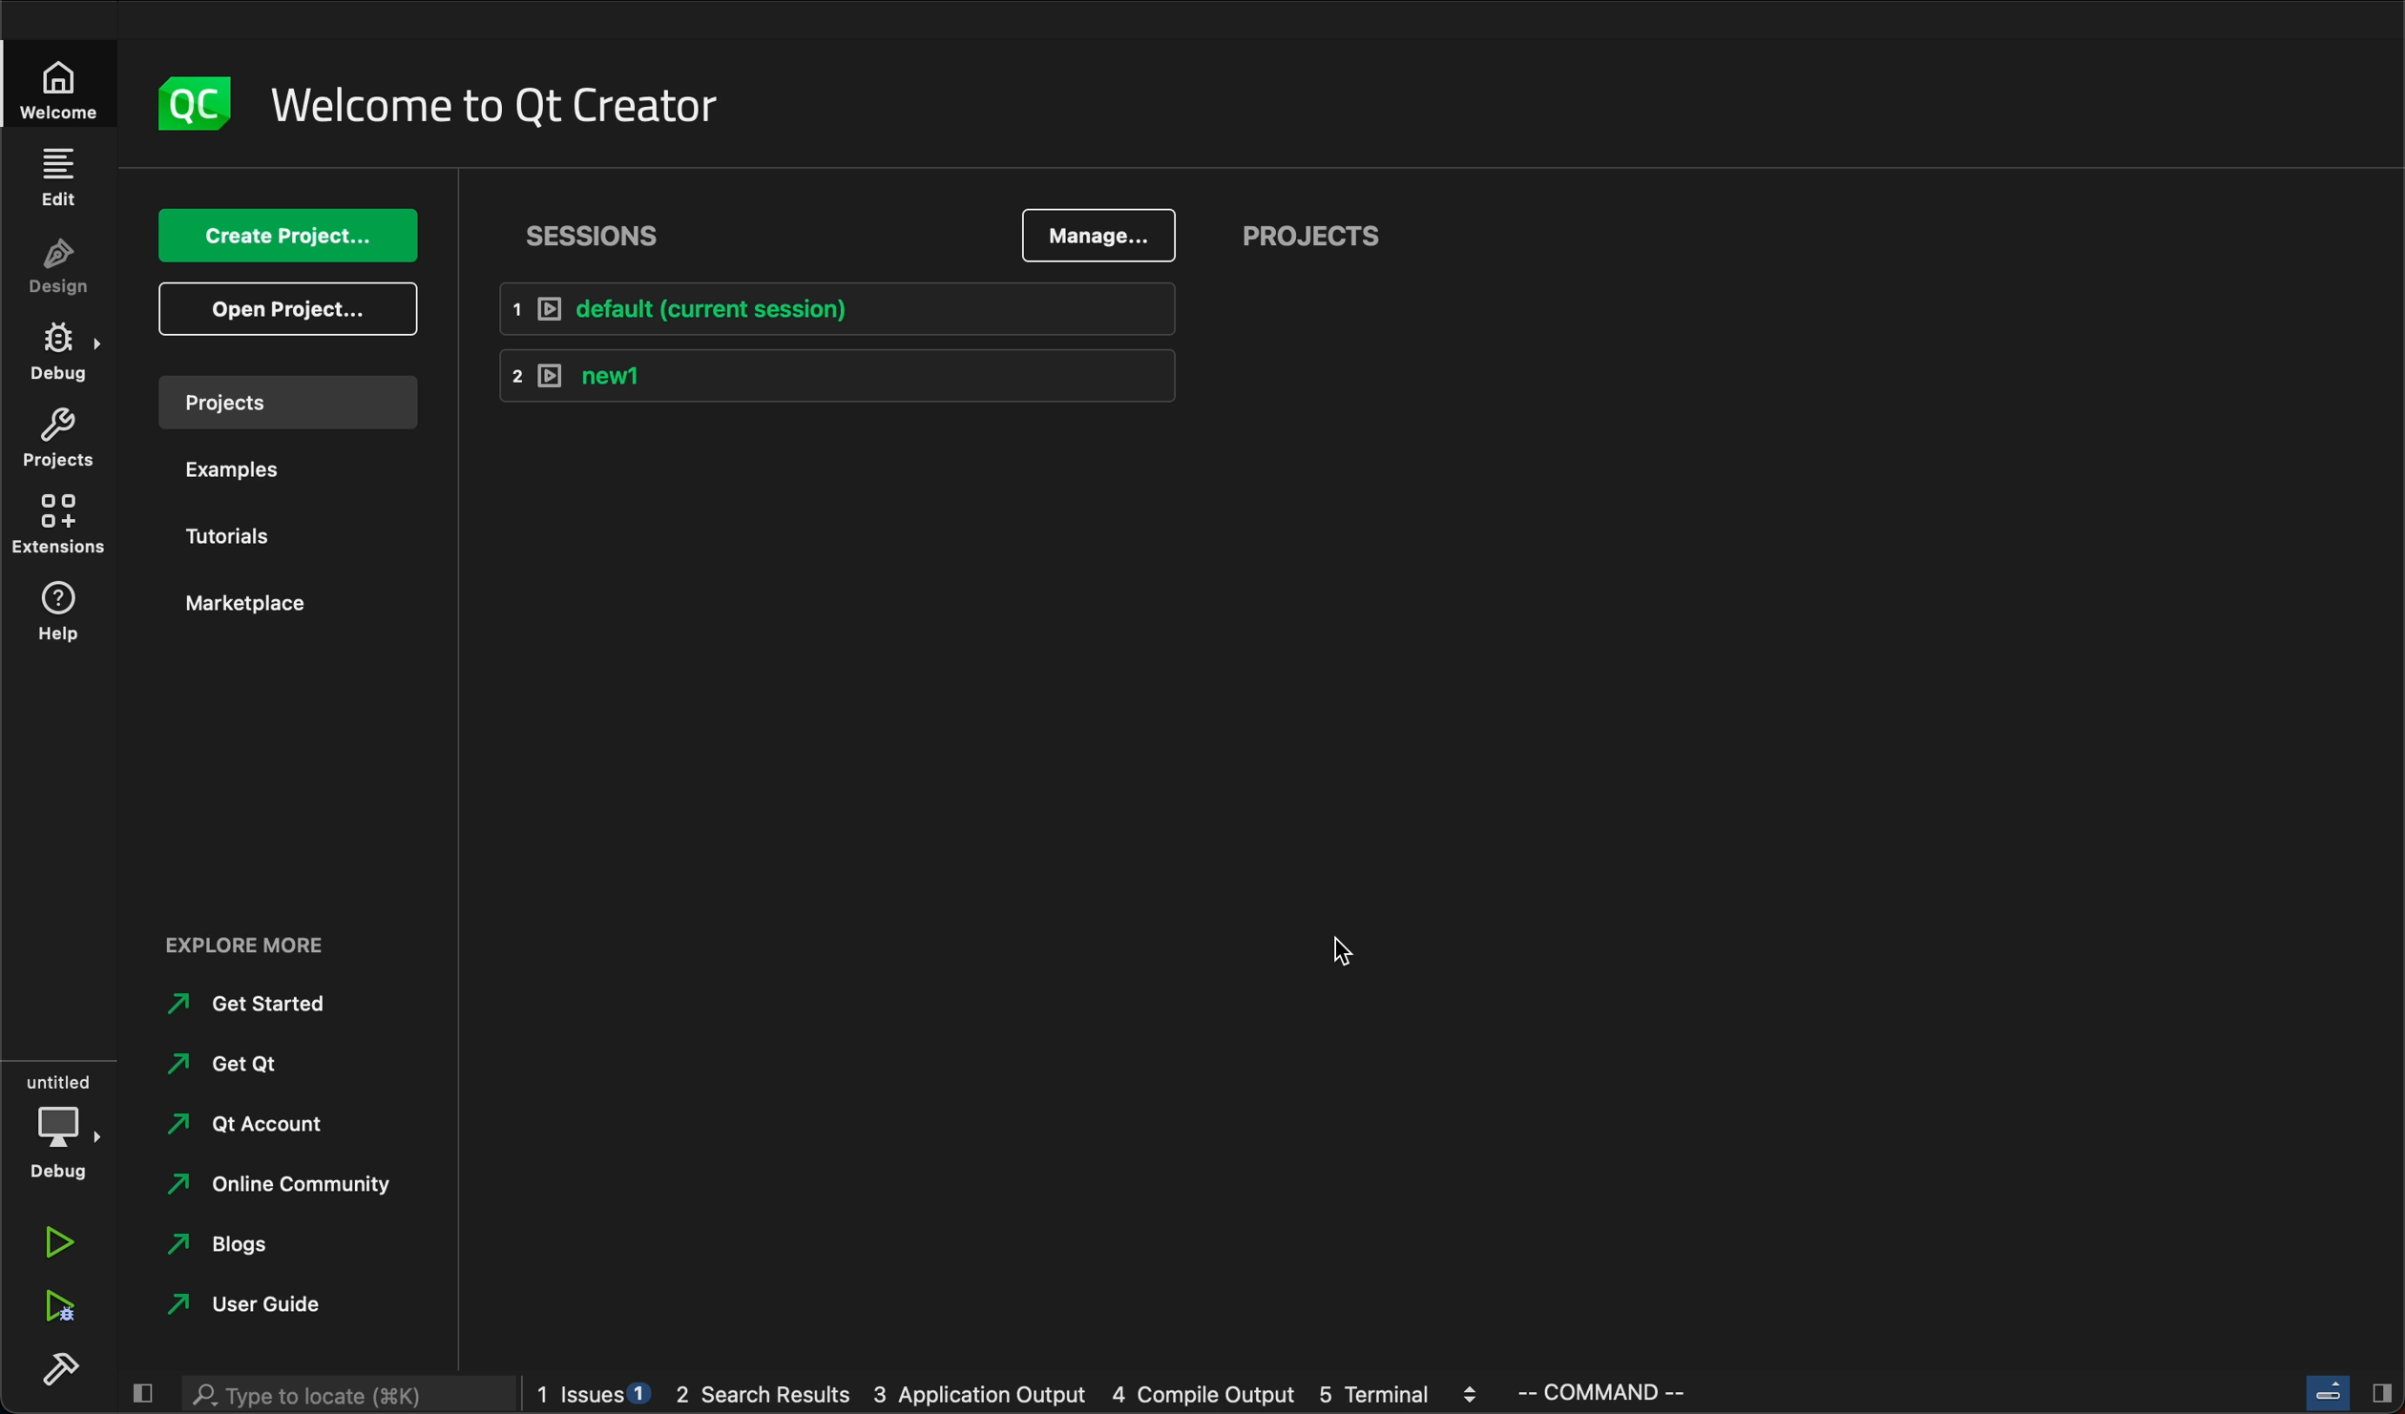 The width and height of the screenshot is (2405, 1414). Describe the element at coordinates (232, 1245) in the screenshot. I see `blogs` at that location.